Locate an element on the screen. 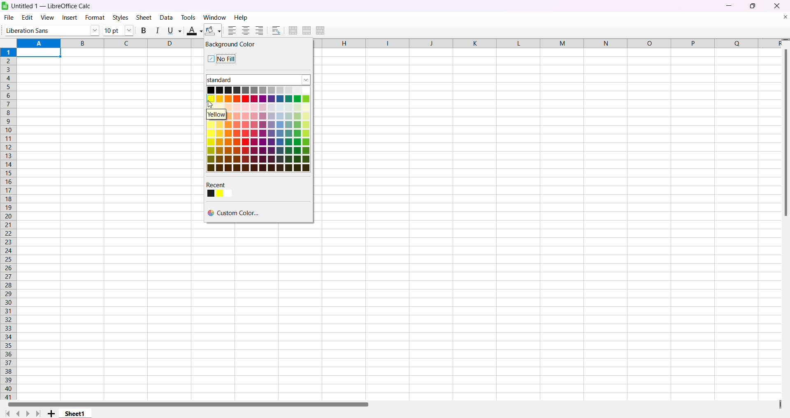 This screenshot has width=790, height=418. next is located at coordinates (30, 413).